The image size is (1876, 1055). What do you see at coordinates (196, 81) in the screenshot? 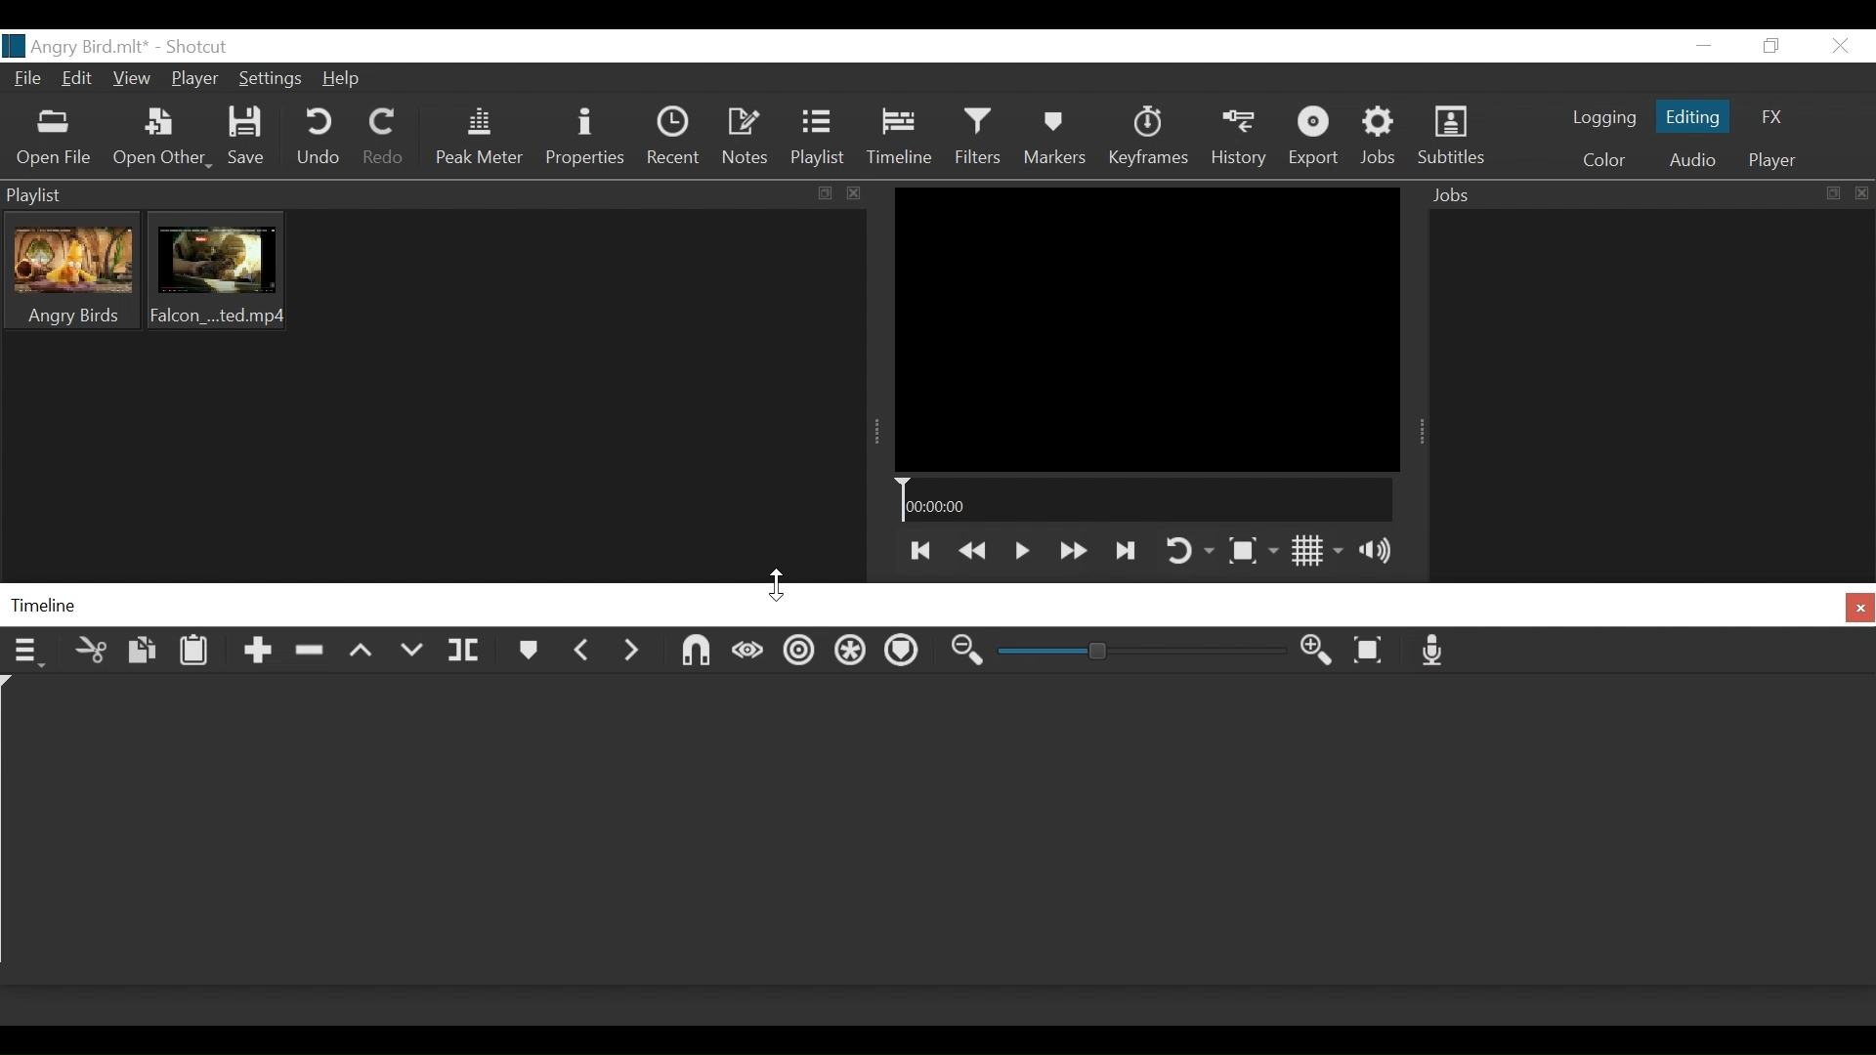
I see `Player` at bounding box center [196, 81].